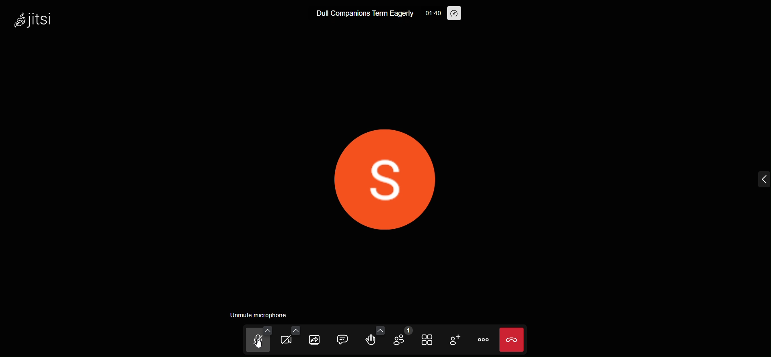  What do you see at coordinates (267, 329) in the screenshot?
I see `audio setting` at bounding box center [267, 329].